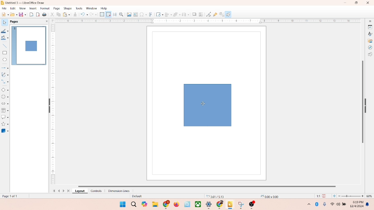 Image resolution: width=374 pixels, height=210 pixels. I want to click on image, so click(128, 14).